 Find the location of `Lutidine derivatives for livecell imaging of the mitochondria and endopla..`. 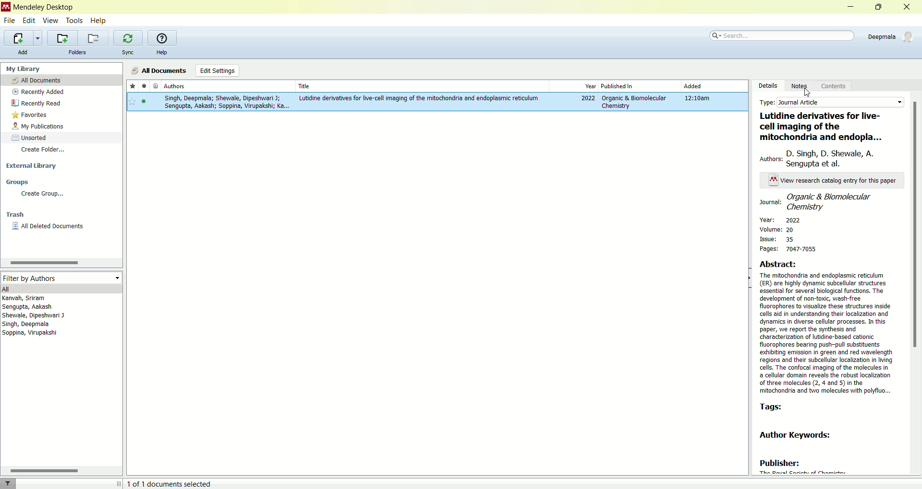

Lutidine derivatives for livecell imaging of the mitochondria and endopla.. is located at coordinates (828, 127).